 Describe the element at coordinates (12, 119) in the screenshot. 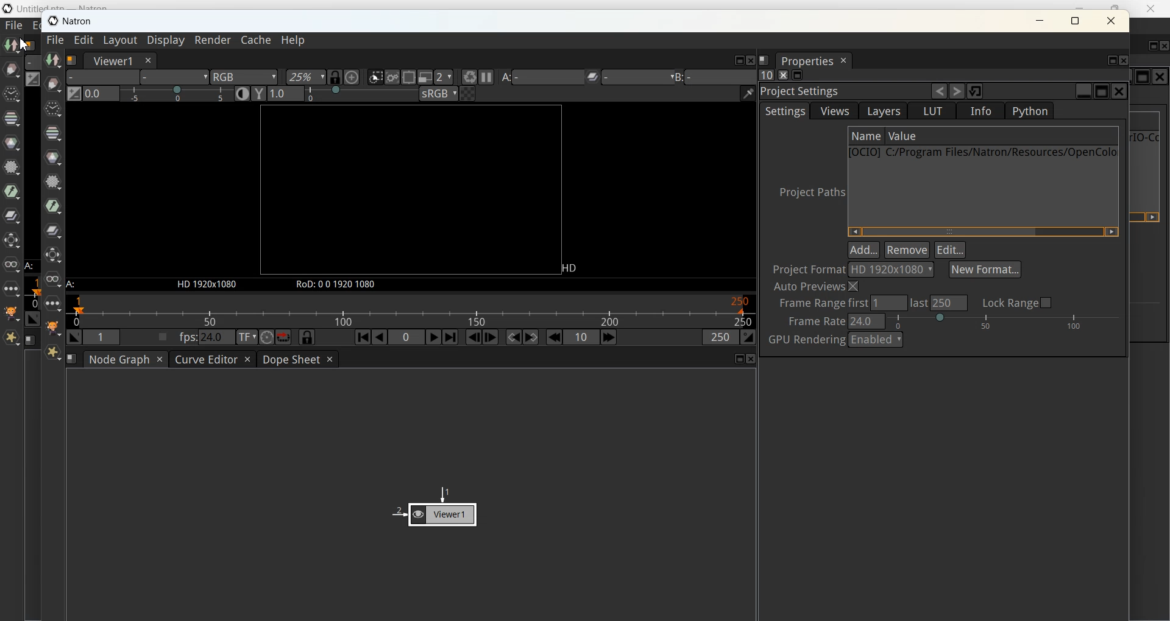

I see `Channel` at that location.